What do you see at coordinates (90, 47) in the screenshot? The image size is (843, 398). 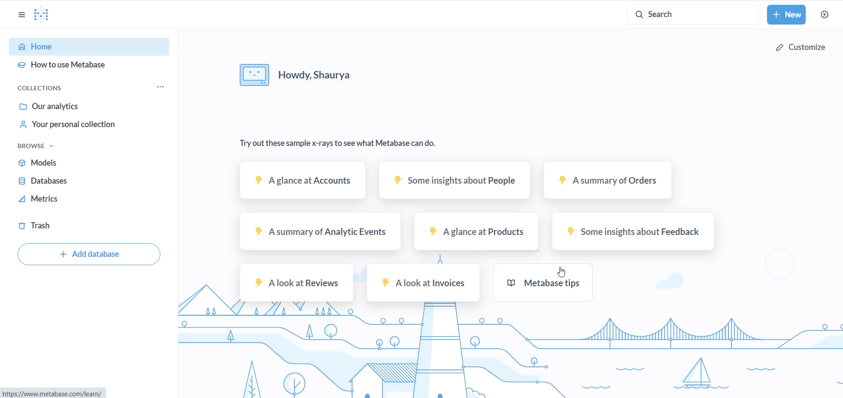 I see `HOME` at bounding box center [90, 47].